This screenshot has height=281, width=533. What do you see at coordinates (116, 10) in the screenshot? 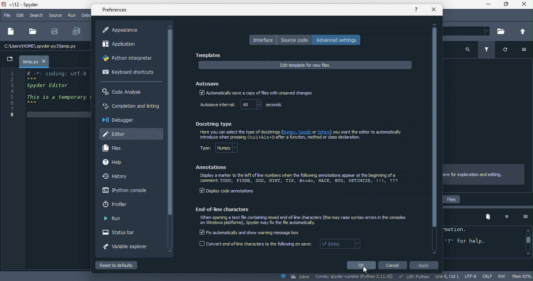
I see `preferences` at bounding box center [116, 10].